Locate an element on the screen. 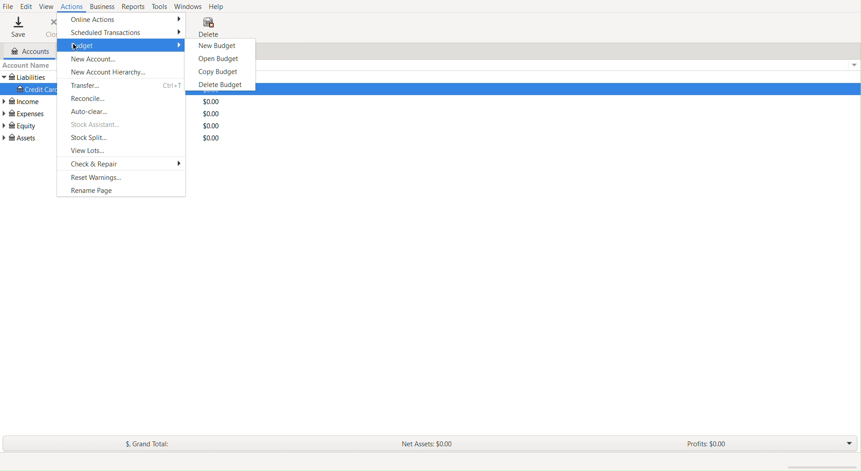 This screenshot has height=471, width=861. Windows is located at coordinates (189, 6).